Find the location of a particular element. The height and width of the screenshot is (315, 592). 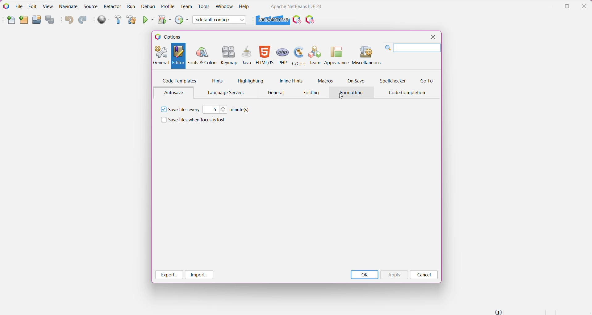

Team is located at coordinates (186, 6).